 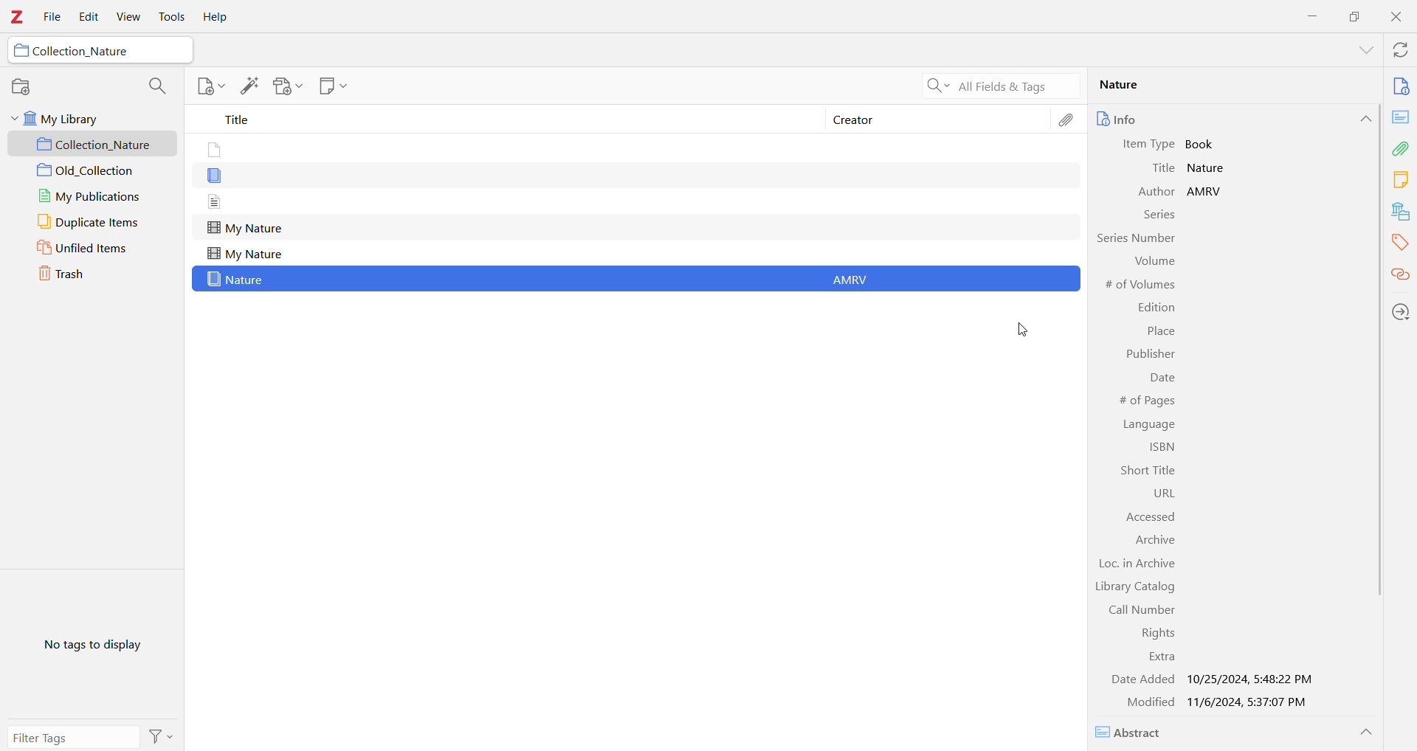 I want to click on My Library, so click(x=86, y=120).